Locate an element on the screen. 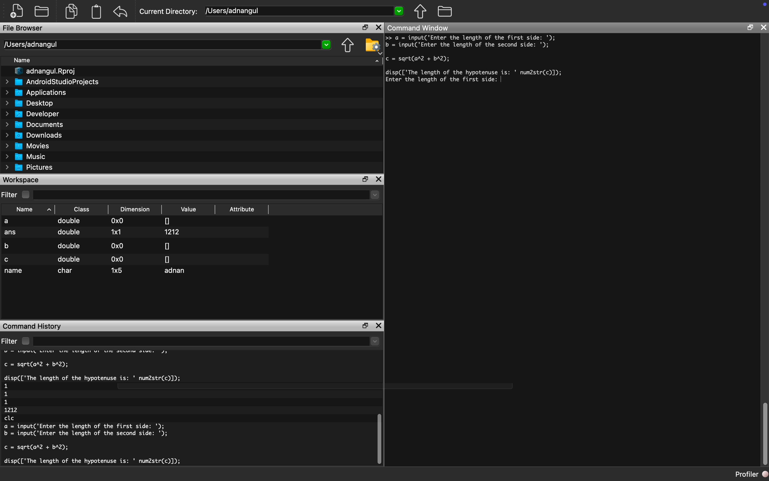  icon is located at coordinates (764, 6).